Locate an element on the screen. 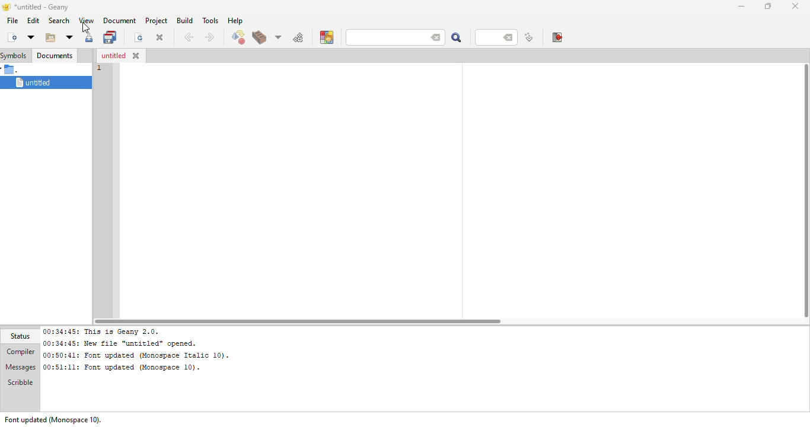 This screenshot has width=810, height=427. status is located at coordinates (19, 336).